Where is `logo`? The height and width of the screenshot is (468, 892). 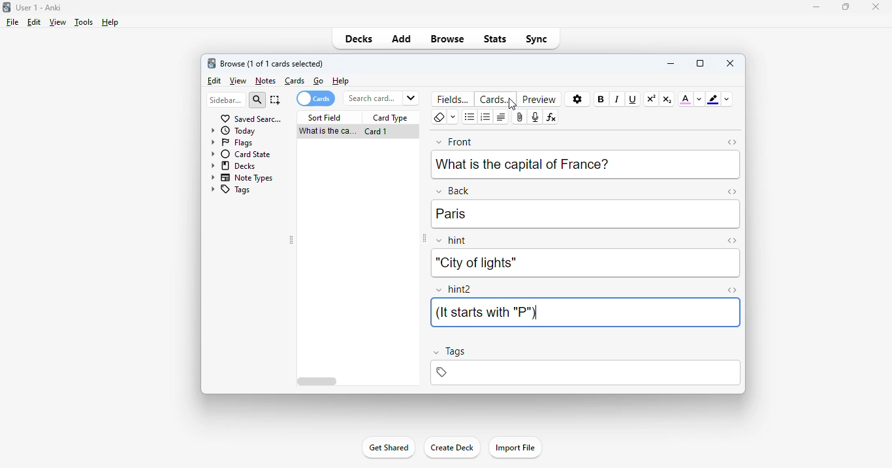
logo is located at coordinates (6, 7).